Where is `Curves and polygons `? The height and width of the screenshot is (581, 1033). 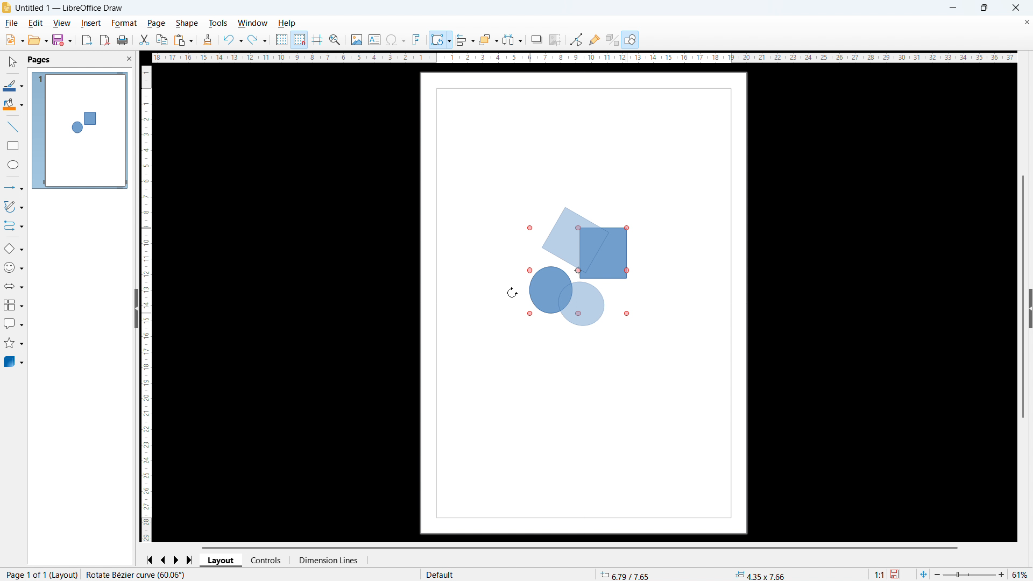
Curves and polygons  is located at coordinates (14, 207).